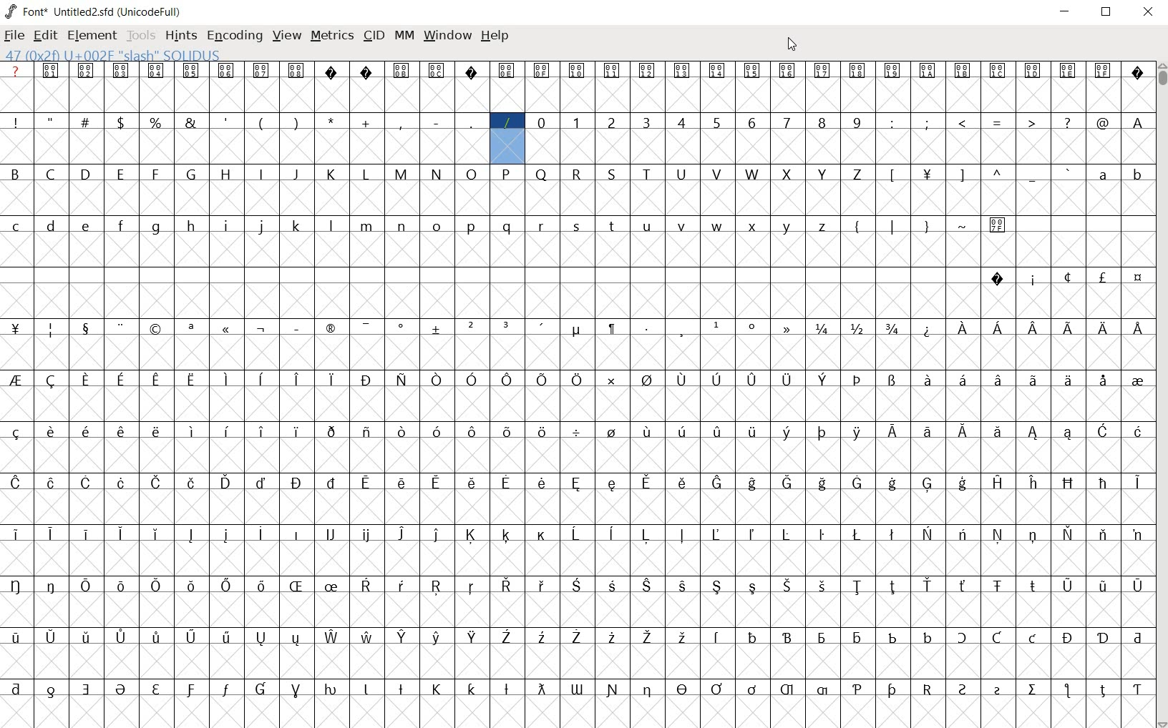  Describe the element at coordinates (857, 483) in the screenshot. I see `glyph` at that location.